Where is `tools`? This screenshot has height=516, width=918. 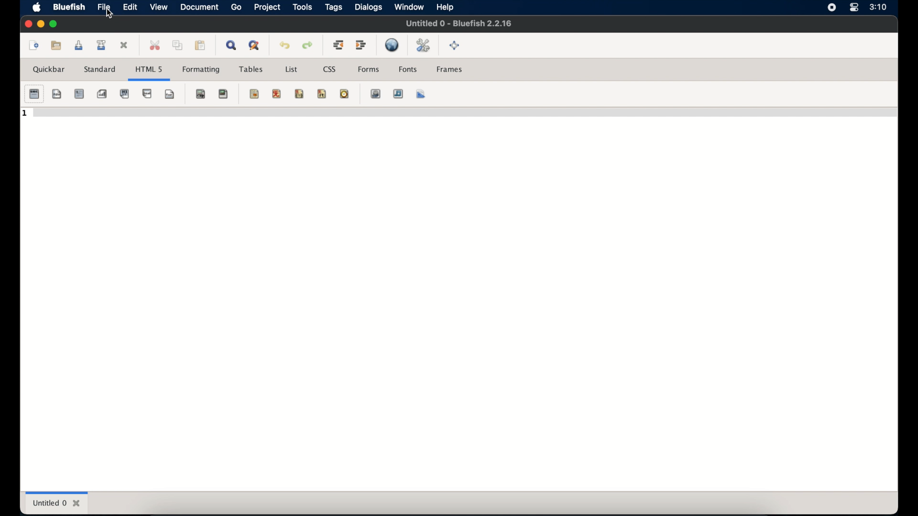
tools is located at coordinates (302, 7).